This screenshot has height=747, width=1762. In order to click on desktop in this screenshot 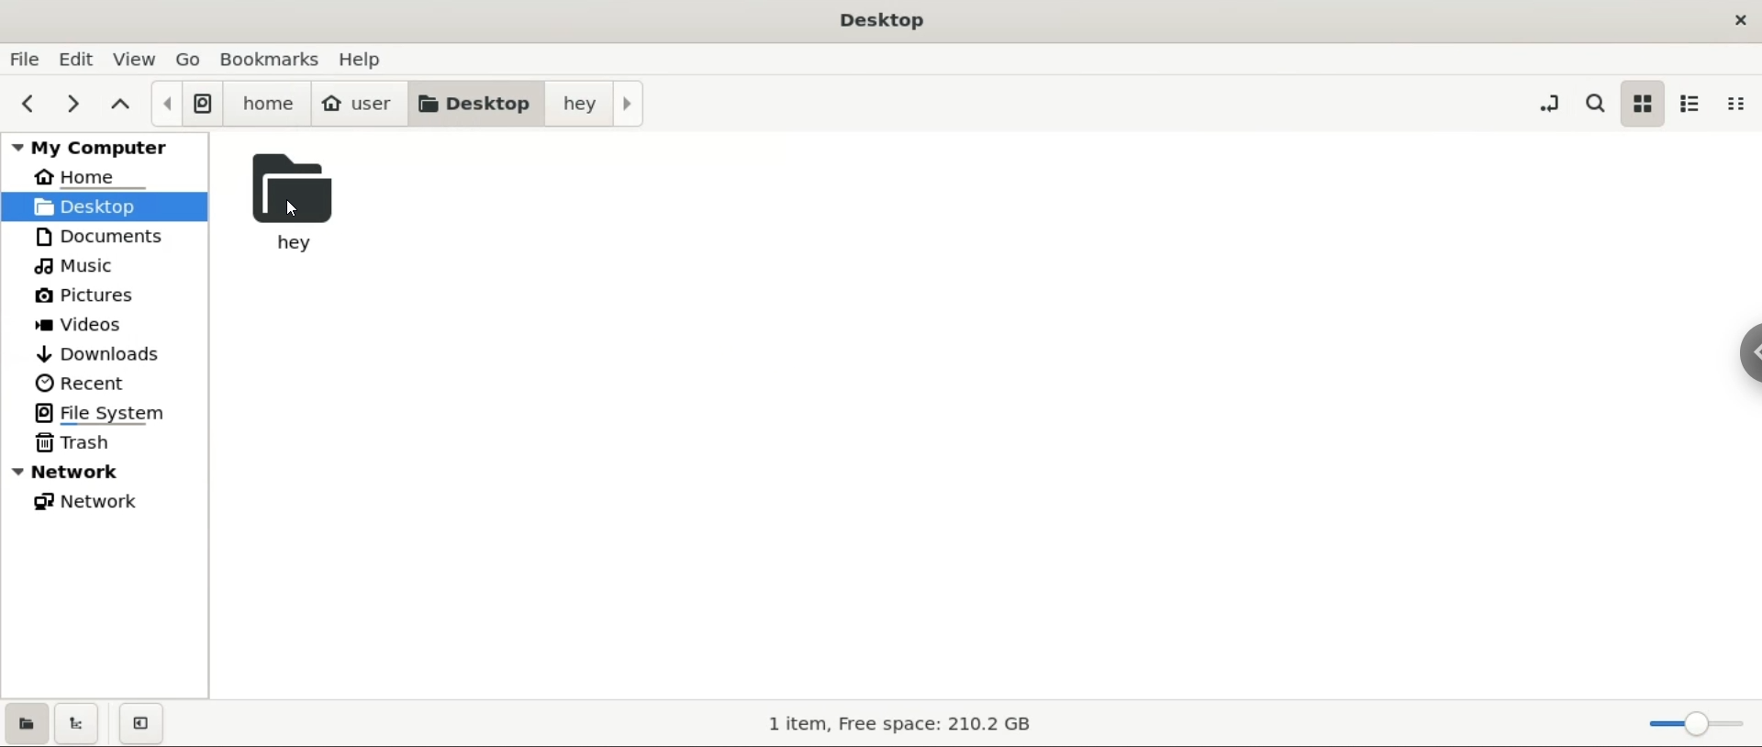, I will do `click(483, 102)`.